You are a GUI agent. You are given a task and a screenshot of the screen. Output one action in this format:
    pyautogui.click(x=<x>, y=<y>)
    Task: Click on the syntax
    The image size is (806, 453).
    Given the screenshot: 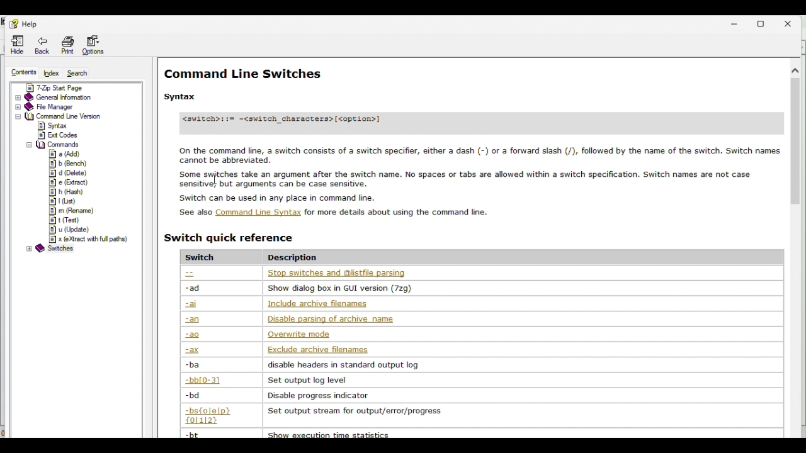 What is the action you would take?
    pyautogui.click(x=58, y=126)
    